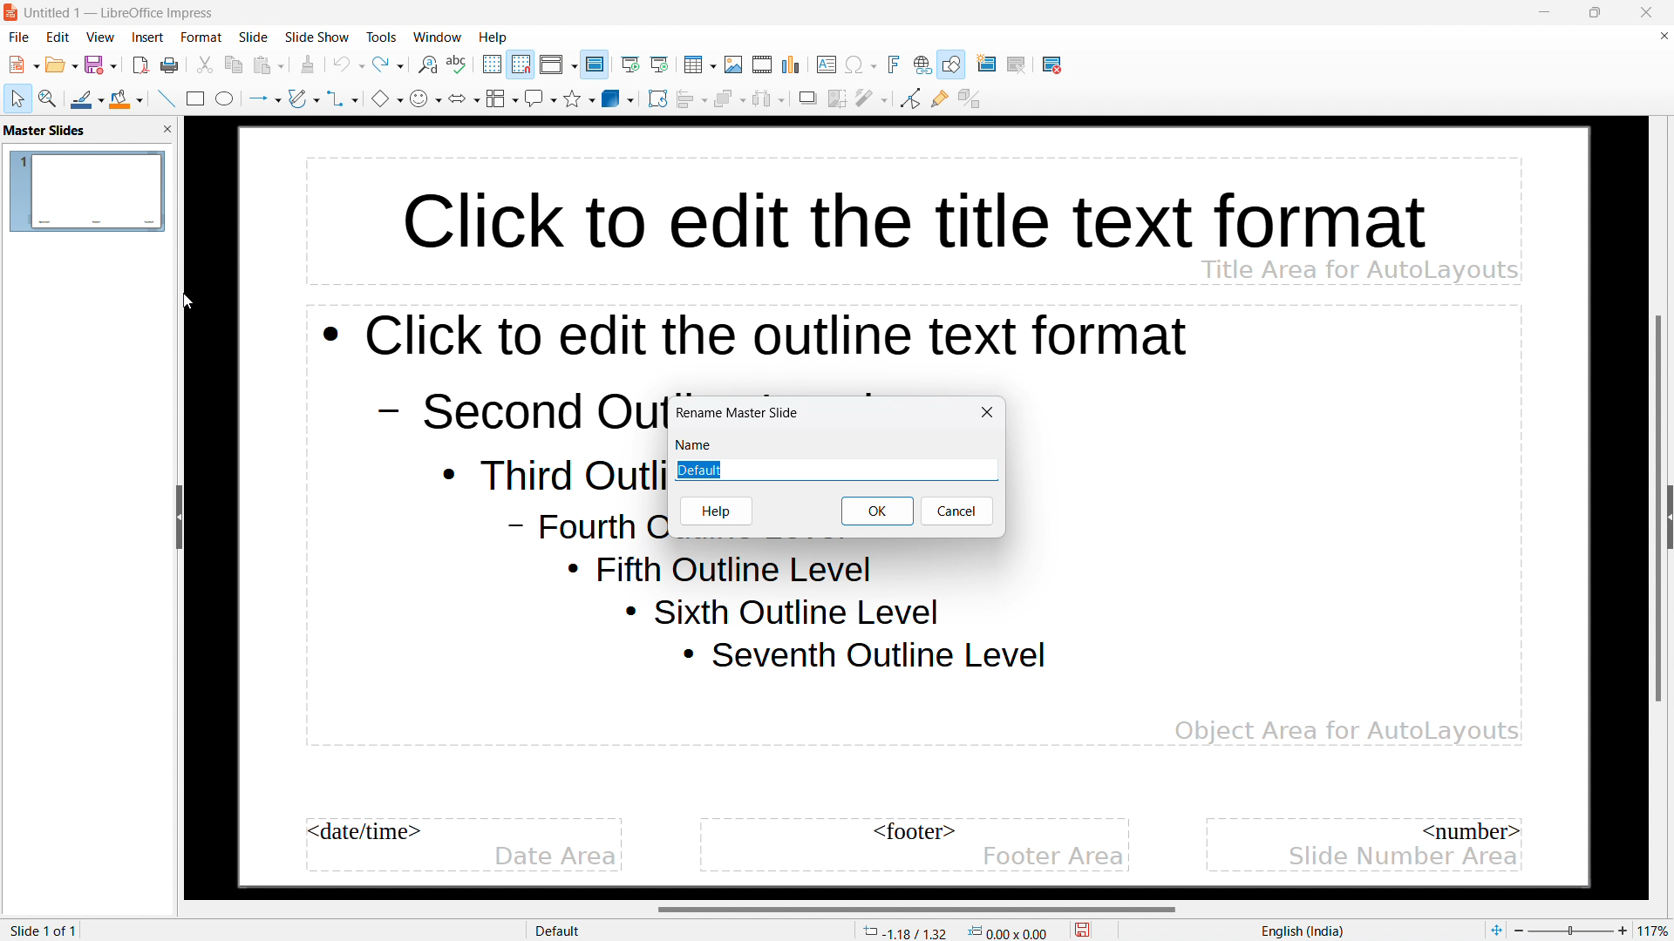 The width and height of the screenshot is (1674, 941). What do you see at coordinates (556, 857) in the screenshot?
I see `date area` at bounding box center [556, 857].